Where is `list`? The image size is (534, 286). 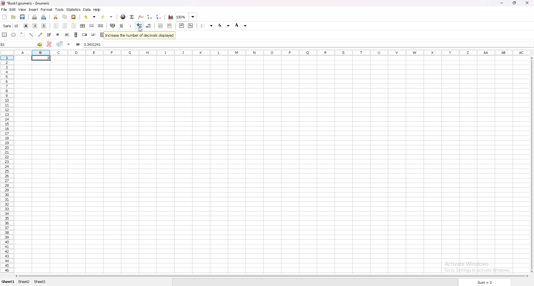 list is located at coordinates (102, 35).